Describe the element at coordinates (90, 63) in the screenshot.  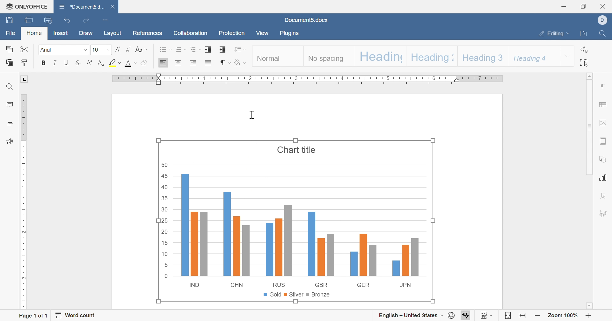
I see `superscript` at that location.